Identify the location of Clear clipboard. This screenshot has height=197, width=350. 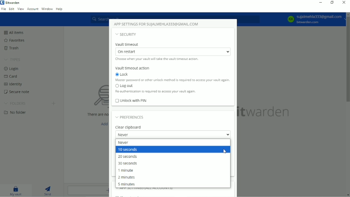
(129, 127).